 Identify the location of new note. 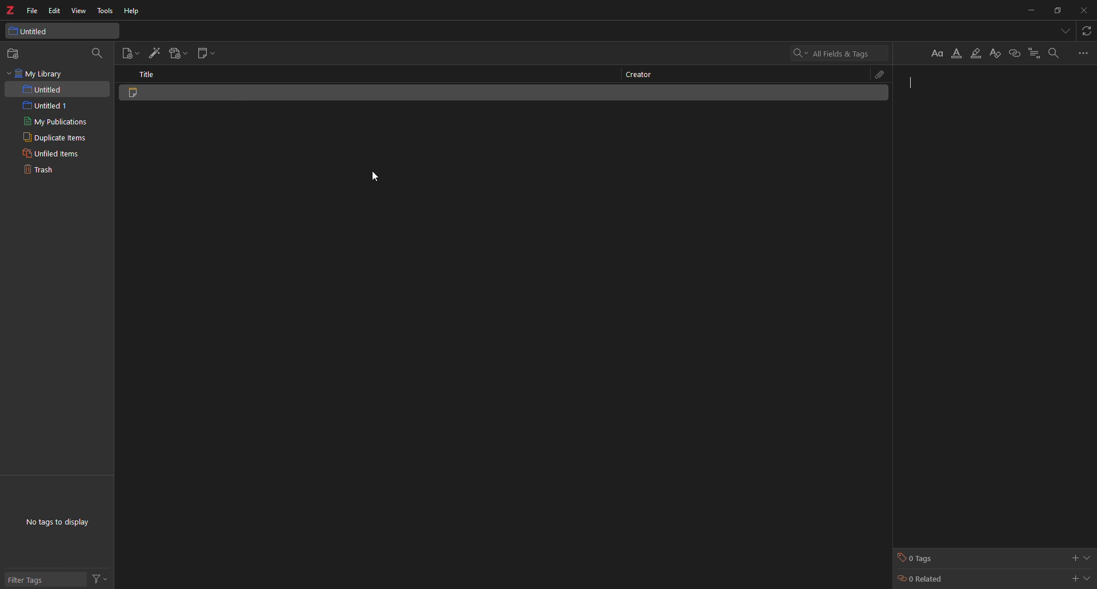
(206, 51).